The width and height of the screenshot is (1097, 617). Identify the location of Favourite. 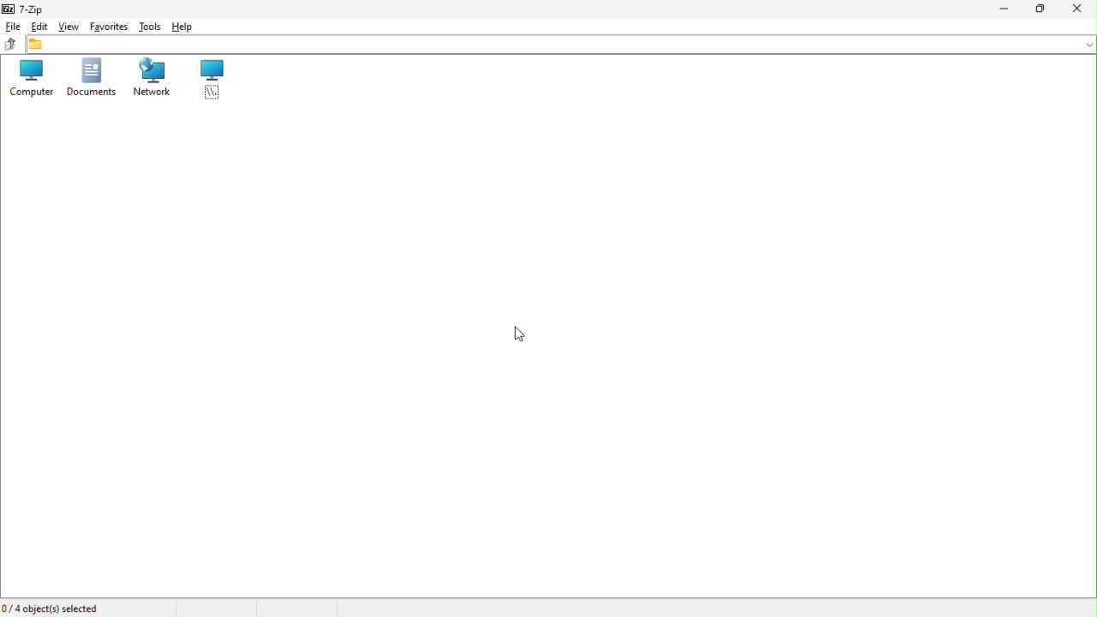
(109, 26).